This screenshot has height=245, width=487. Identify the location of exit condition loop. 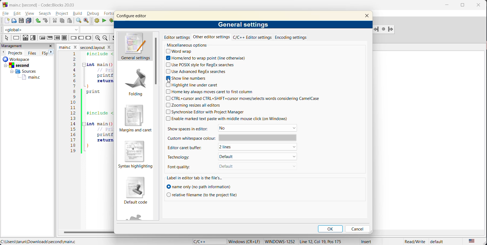
(49, 37).